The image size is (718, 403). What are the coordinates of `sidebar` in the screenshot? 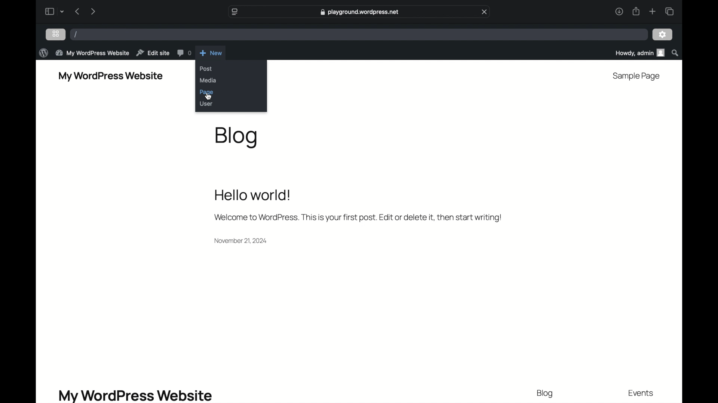 It's located at (49, 11).